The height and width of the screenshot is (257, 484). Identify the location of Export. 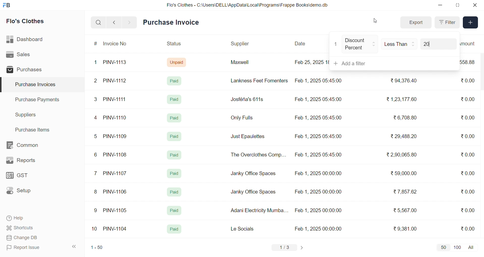
(416, 23).